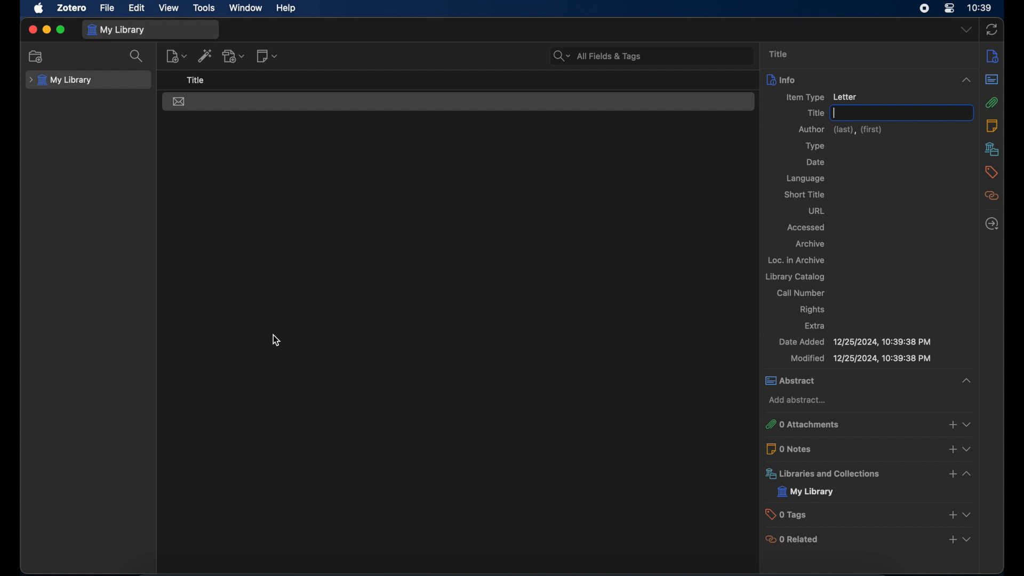 This screenshot has width=1024, height=576. I want to click on item type, so click(804, 97).